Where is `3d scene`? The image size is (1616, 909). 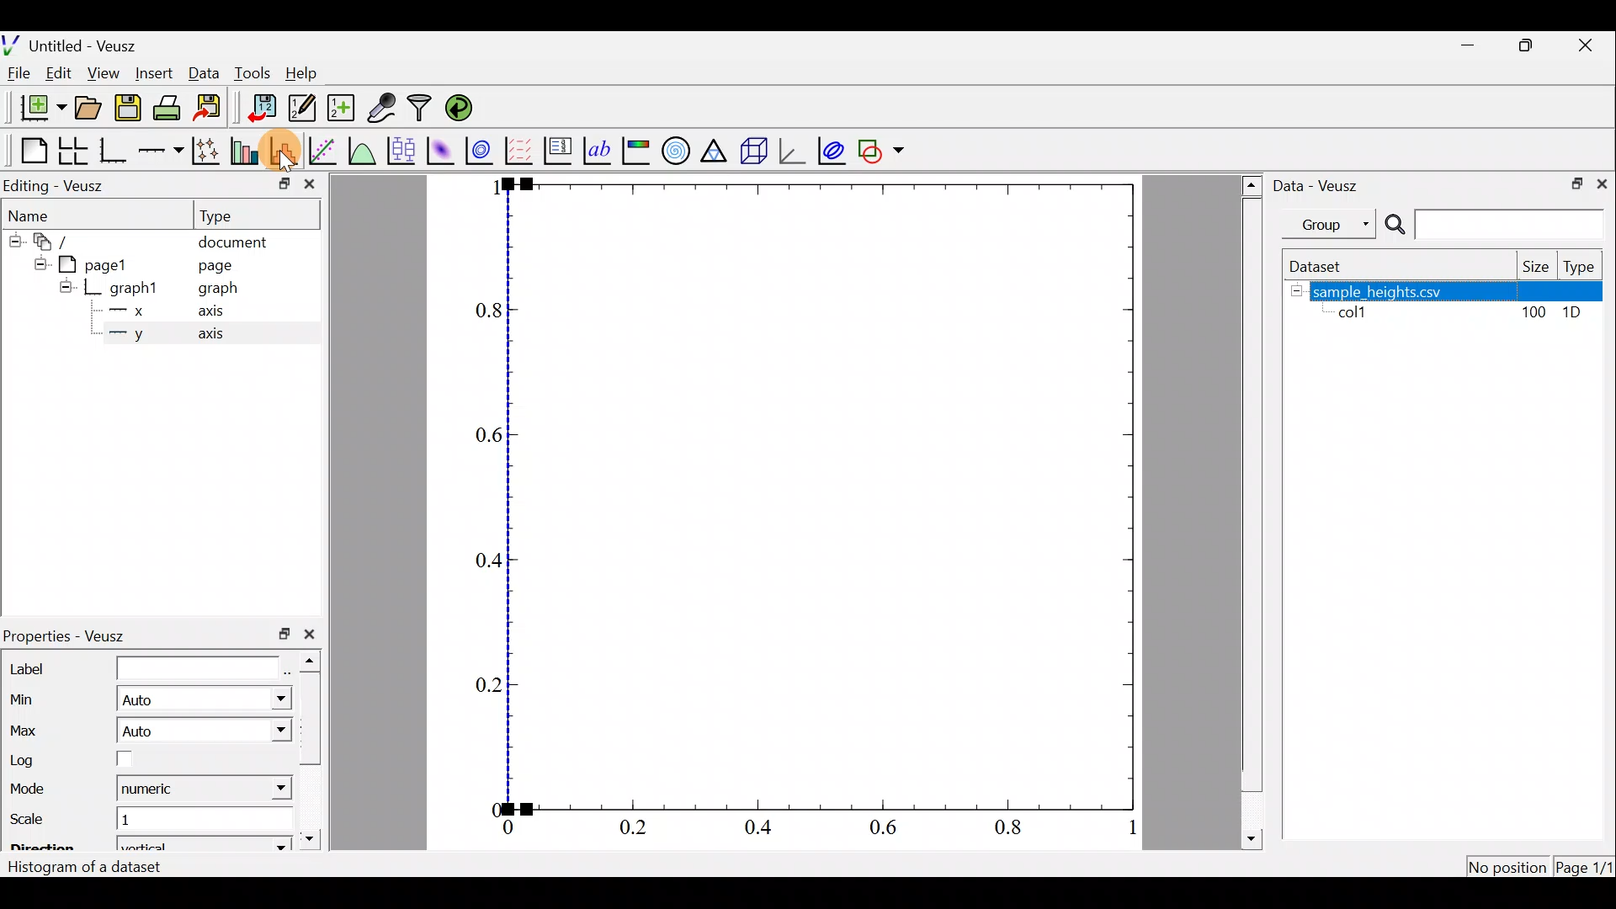 3d scene is located at coordinates (757, 150).